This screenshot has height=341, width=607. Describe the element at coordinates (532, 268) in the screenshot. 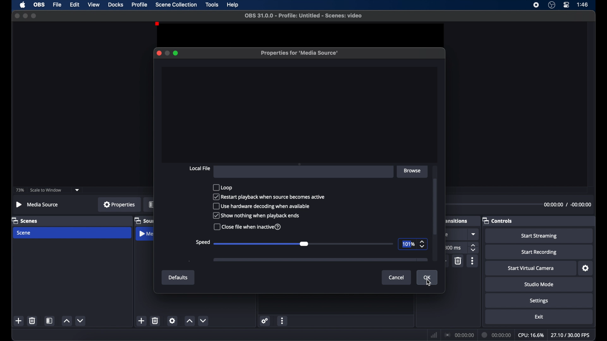

I see `start virtual camera` at that location.